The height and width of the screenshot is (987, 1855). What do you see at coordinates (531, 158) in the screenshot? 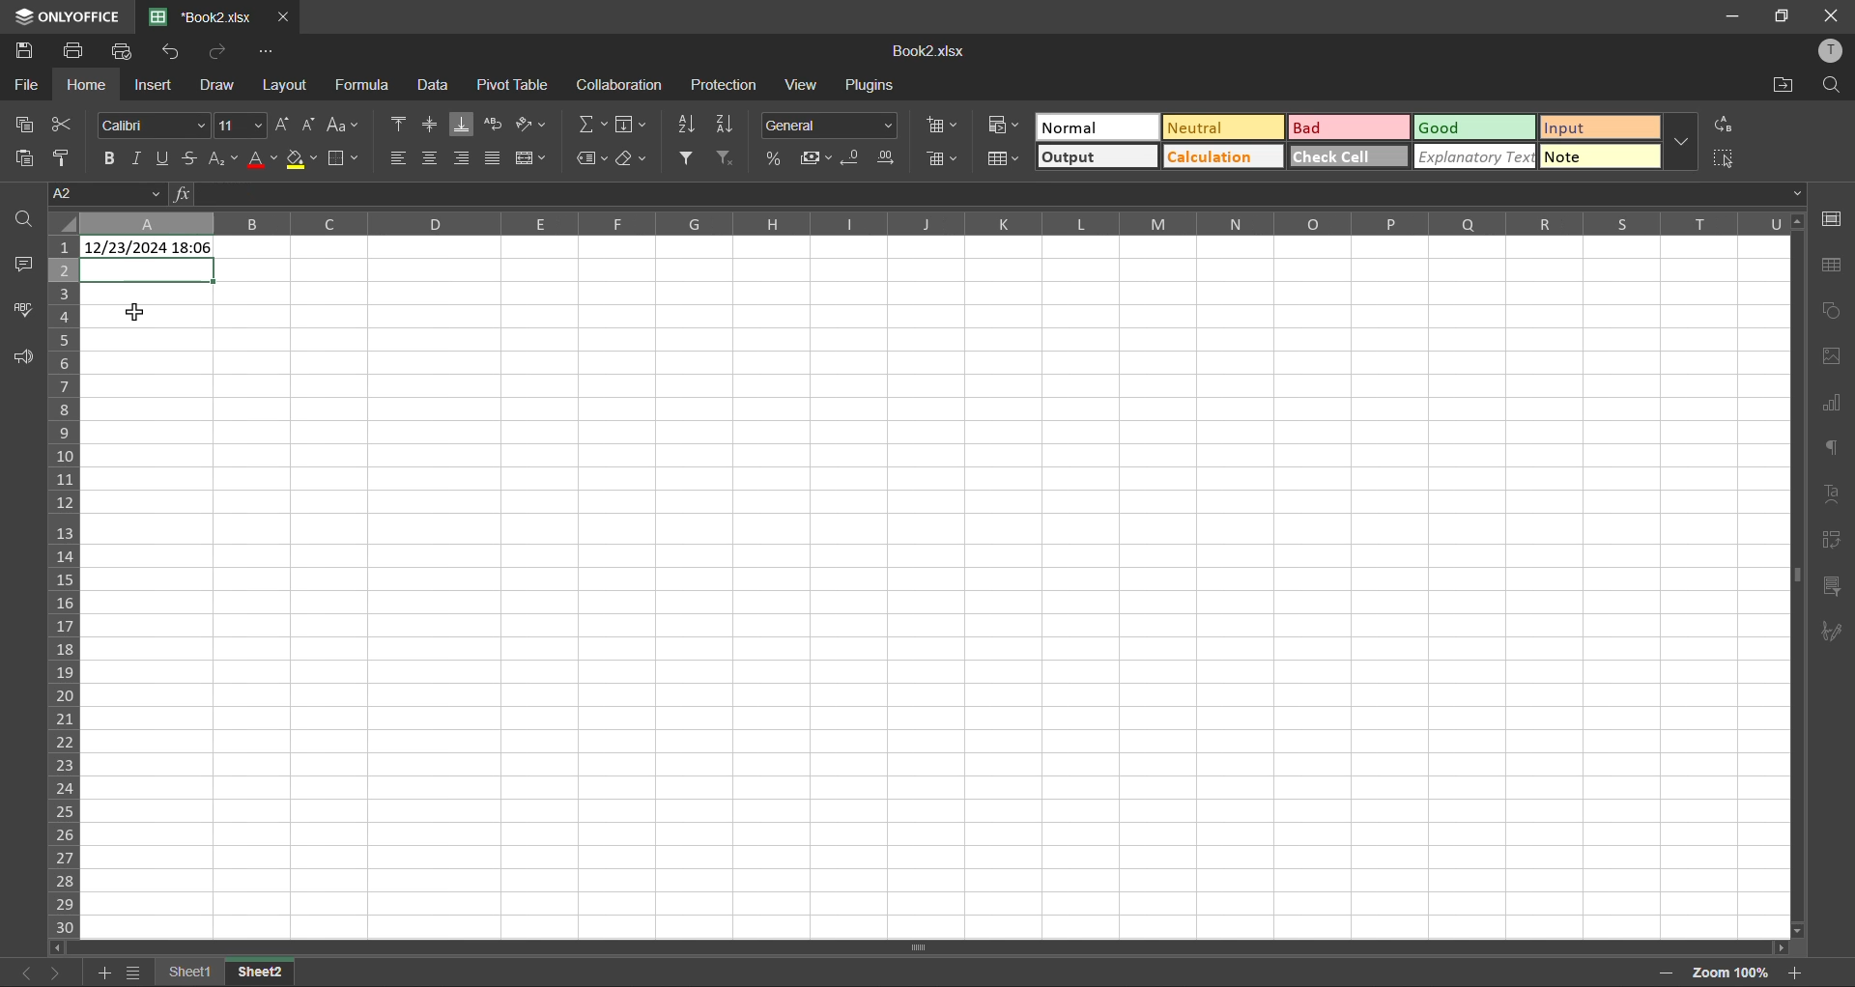
I see `merge and center` at bounding box center [531, 158].